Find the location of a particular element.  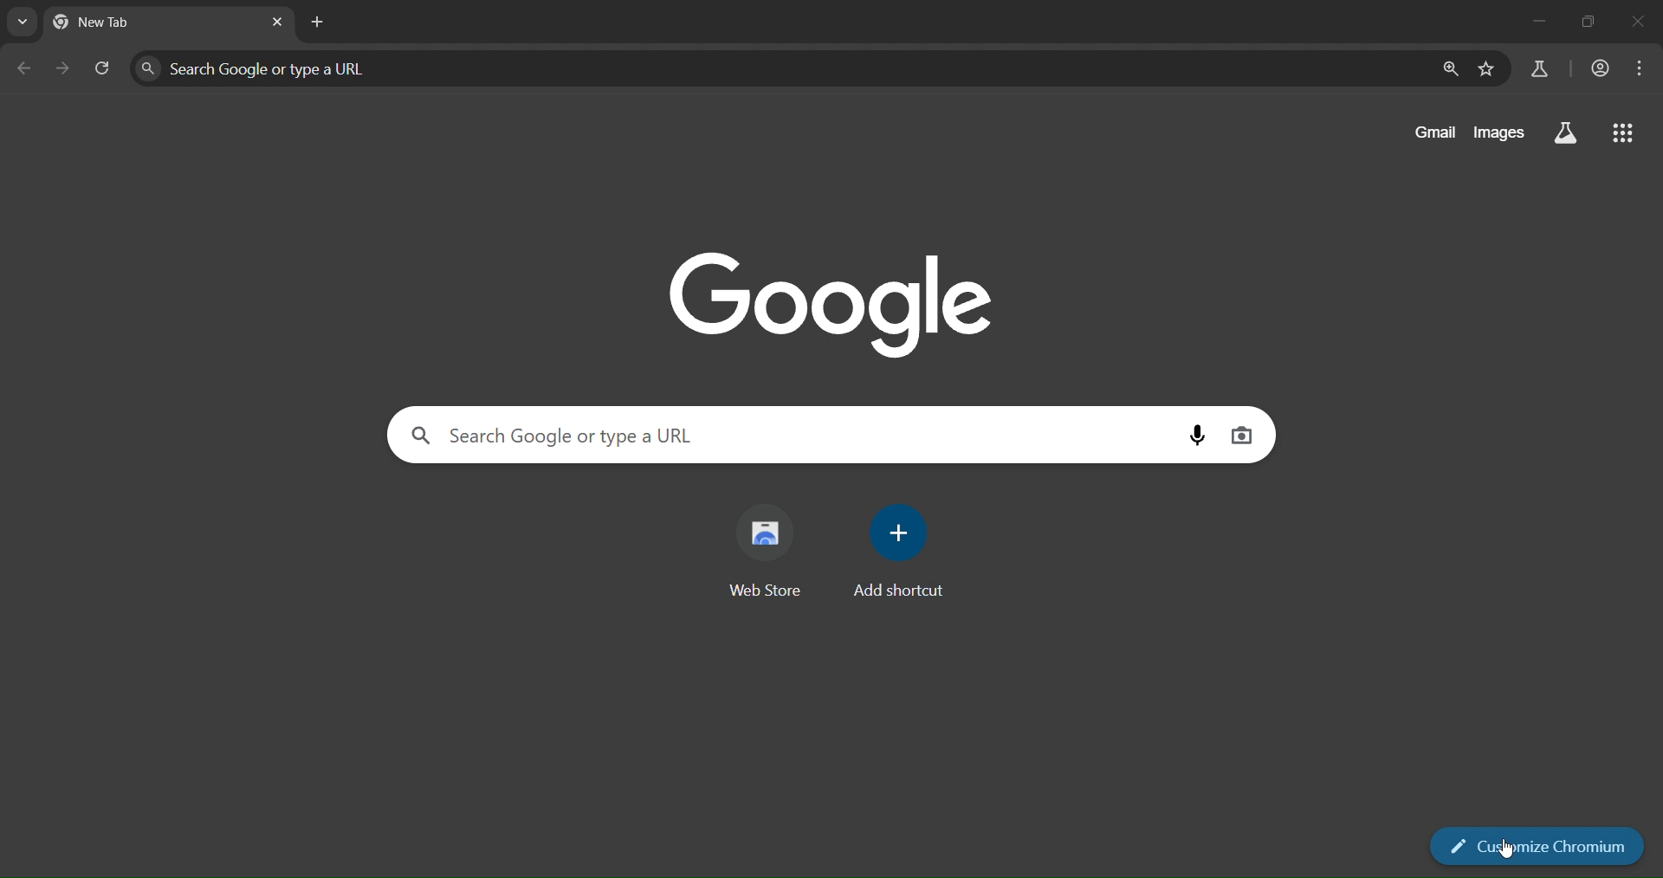

bookmark page is located at coordinates (1485, 68).